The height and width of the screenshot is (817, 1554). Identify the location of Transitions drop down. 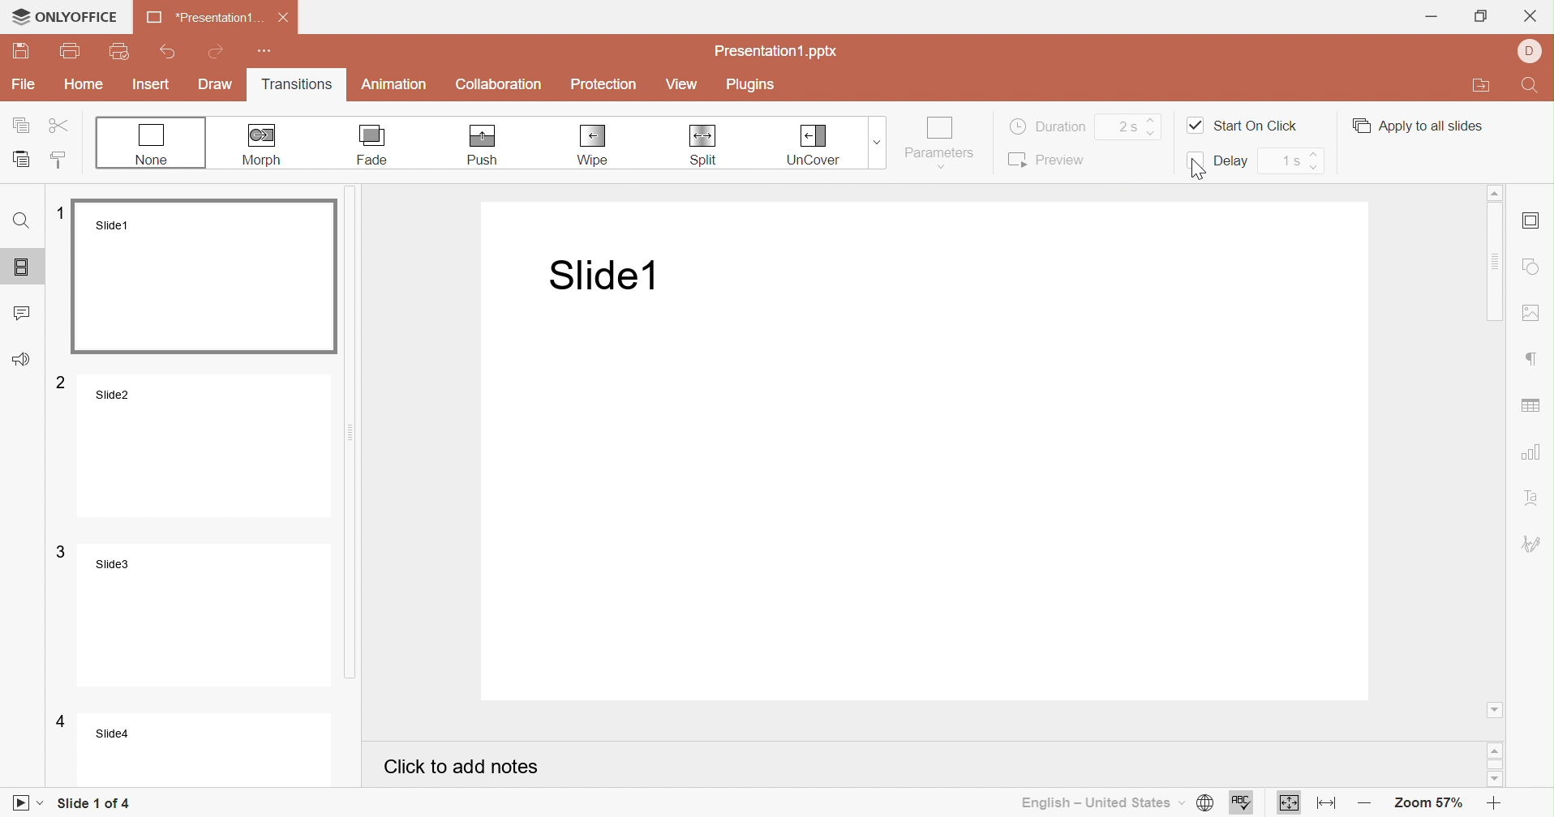
(881, 141).